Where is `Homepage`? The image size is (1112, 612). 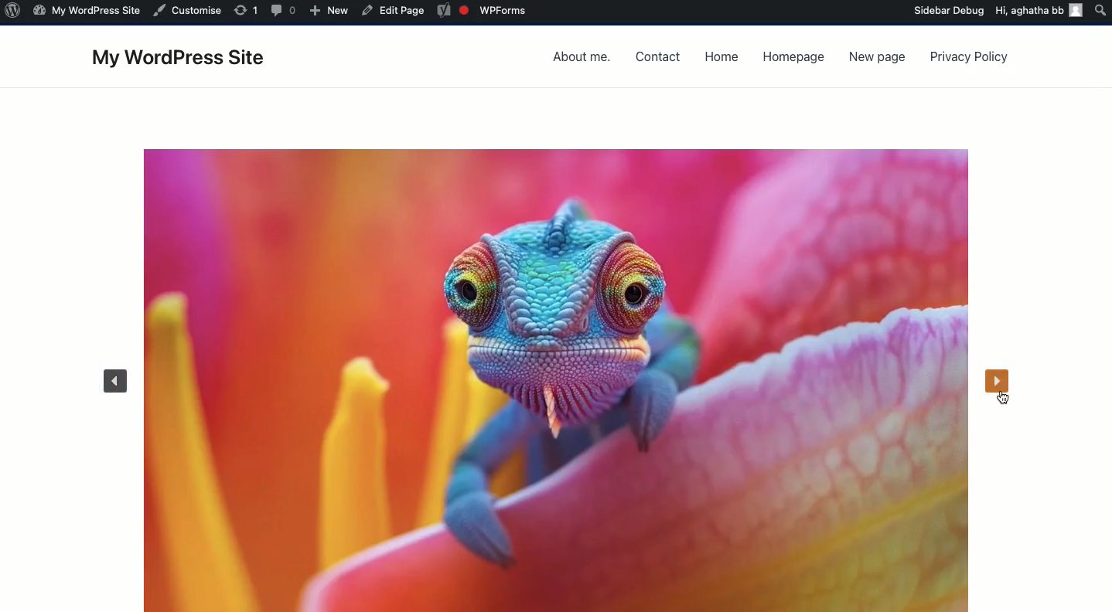 Homepage is located at coordinates (793, 59).